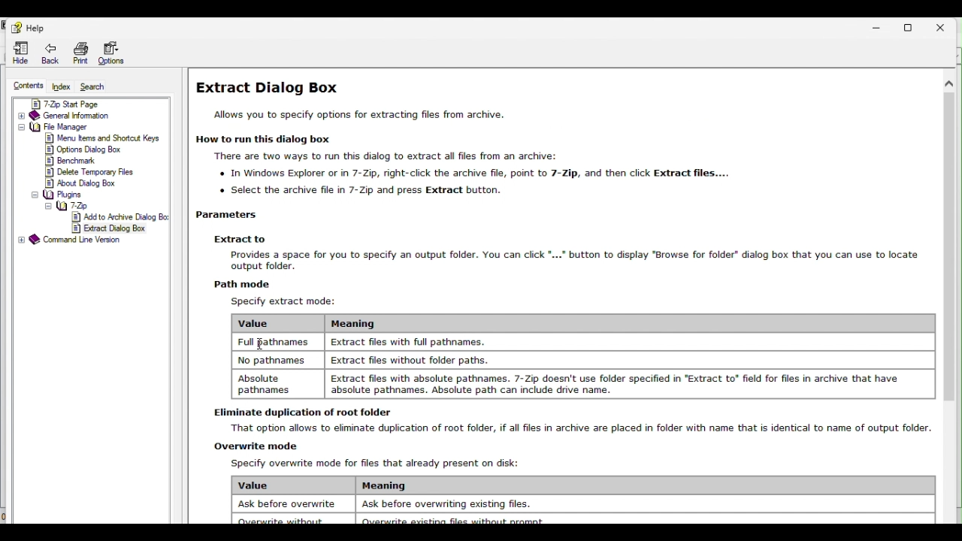 Image resolution: width=962 pixels, height=541 pixels. What do you see at coordinates (451, 504) in the screenshot?
I see `ask before` at bounding box center [451, 504].